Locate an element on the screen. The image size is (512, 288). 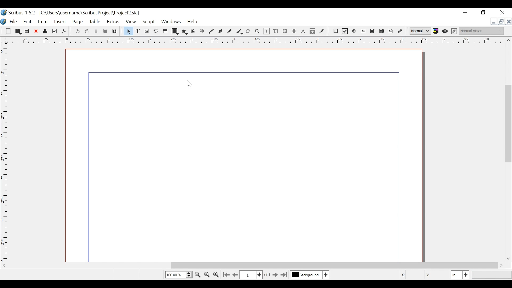
Close is located at coordinates (501, 11).